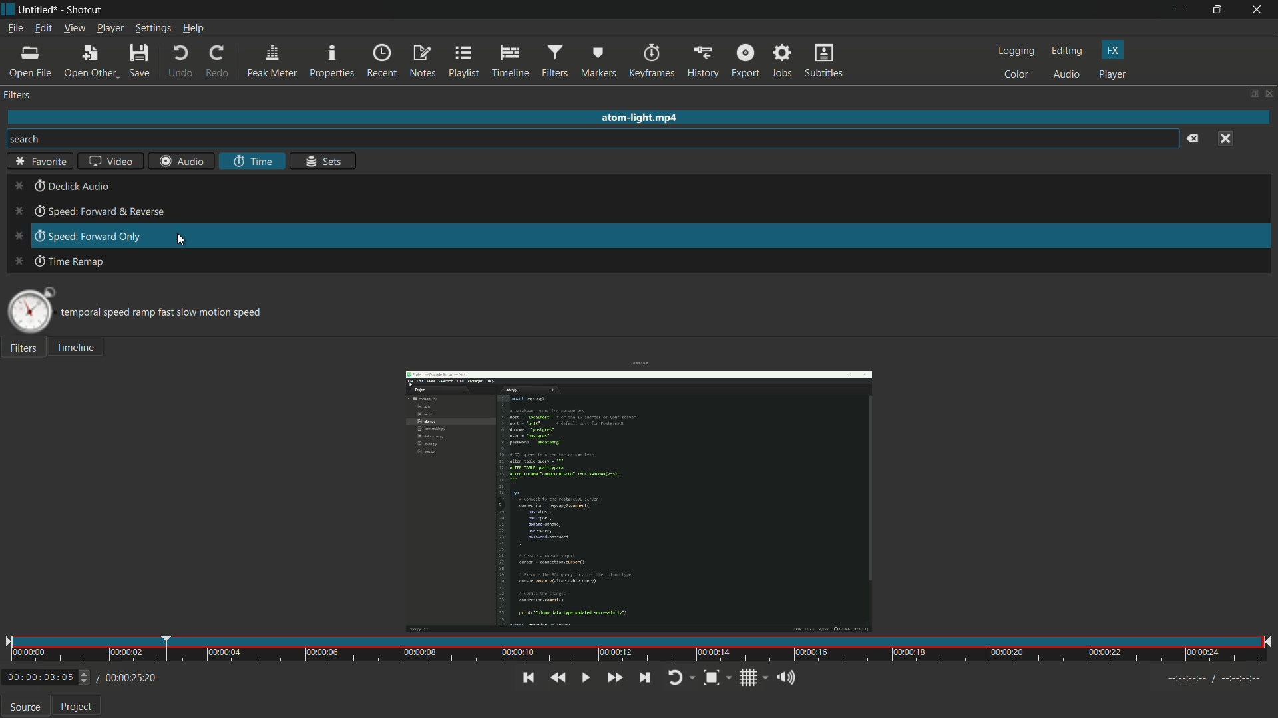 This screenshot has width=1278, height=718. Describe the element at coordinates (825, 62) in the screenshot. I see `subtitles` at that location.